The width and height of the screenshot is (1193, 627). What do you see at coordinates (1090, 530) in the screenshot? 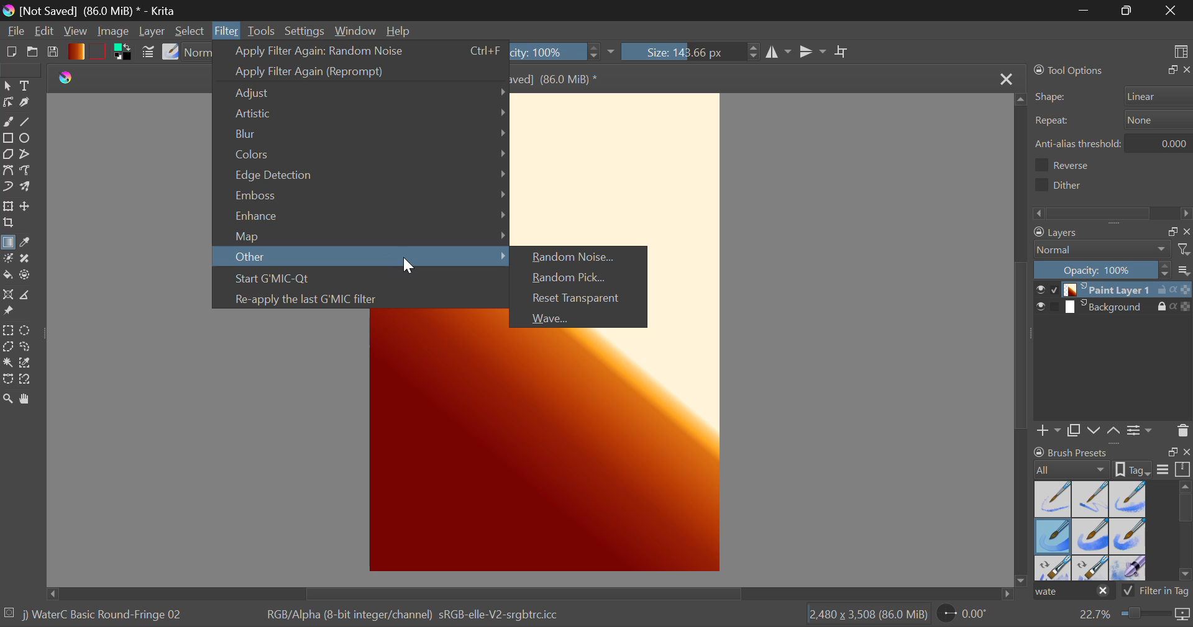
I see `Brush Presets Menu` at bounding box center [1090, 530].